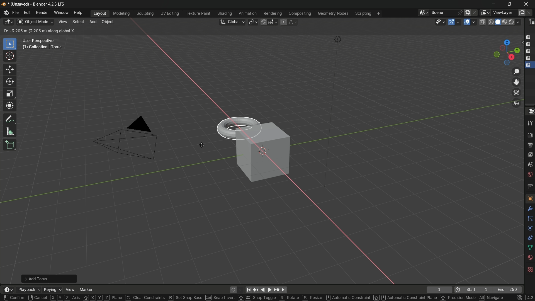 The width and height of the screenshot is (535, 301). I want to click on close app, so click(528, 4).